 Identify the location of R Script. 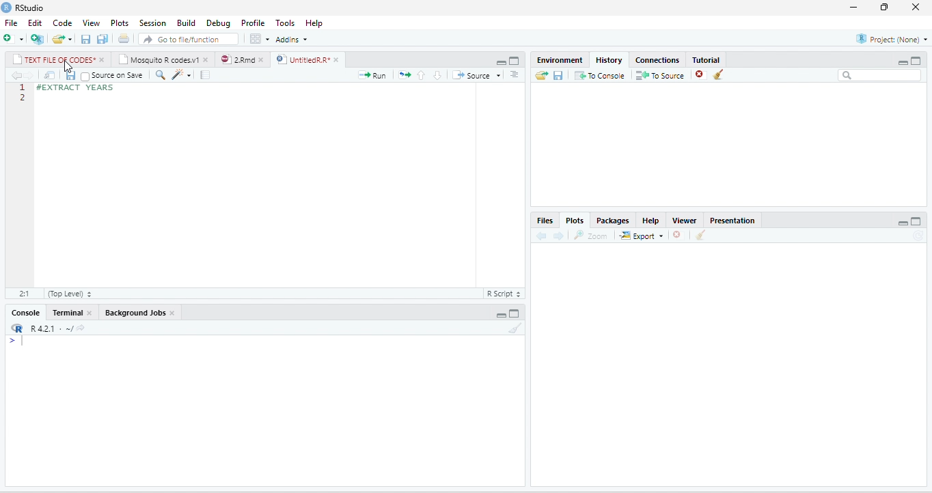
(503, 293).